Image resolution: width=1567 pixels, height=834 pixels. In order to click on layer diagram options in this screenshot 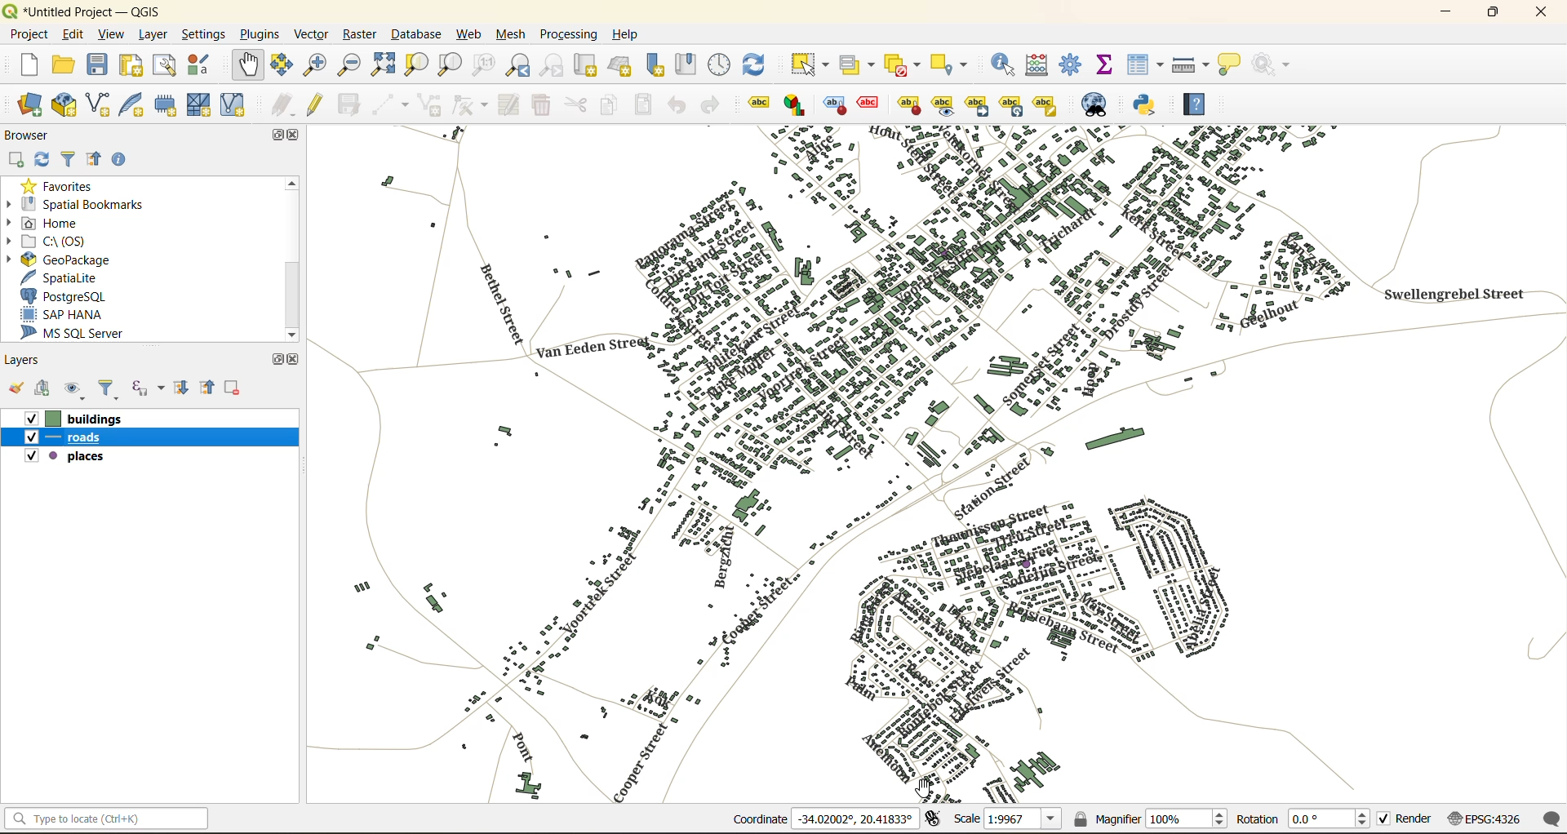, I will do `click(796, 104)`.